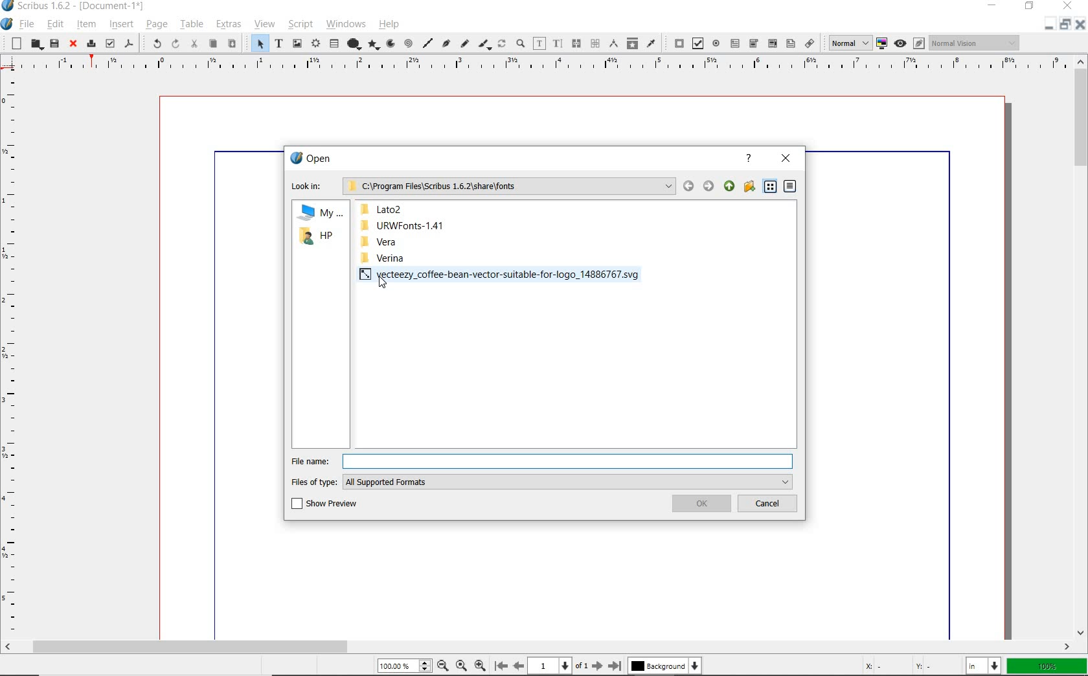 This screenshot has height=676, width=1088. What do you see at coordinates (521, 42) in the screenshot?
I see `zoom in or zoom out` at bounding box center [521, 42].